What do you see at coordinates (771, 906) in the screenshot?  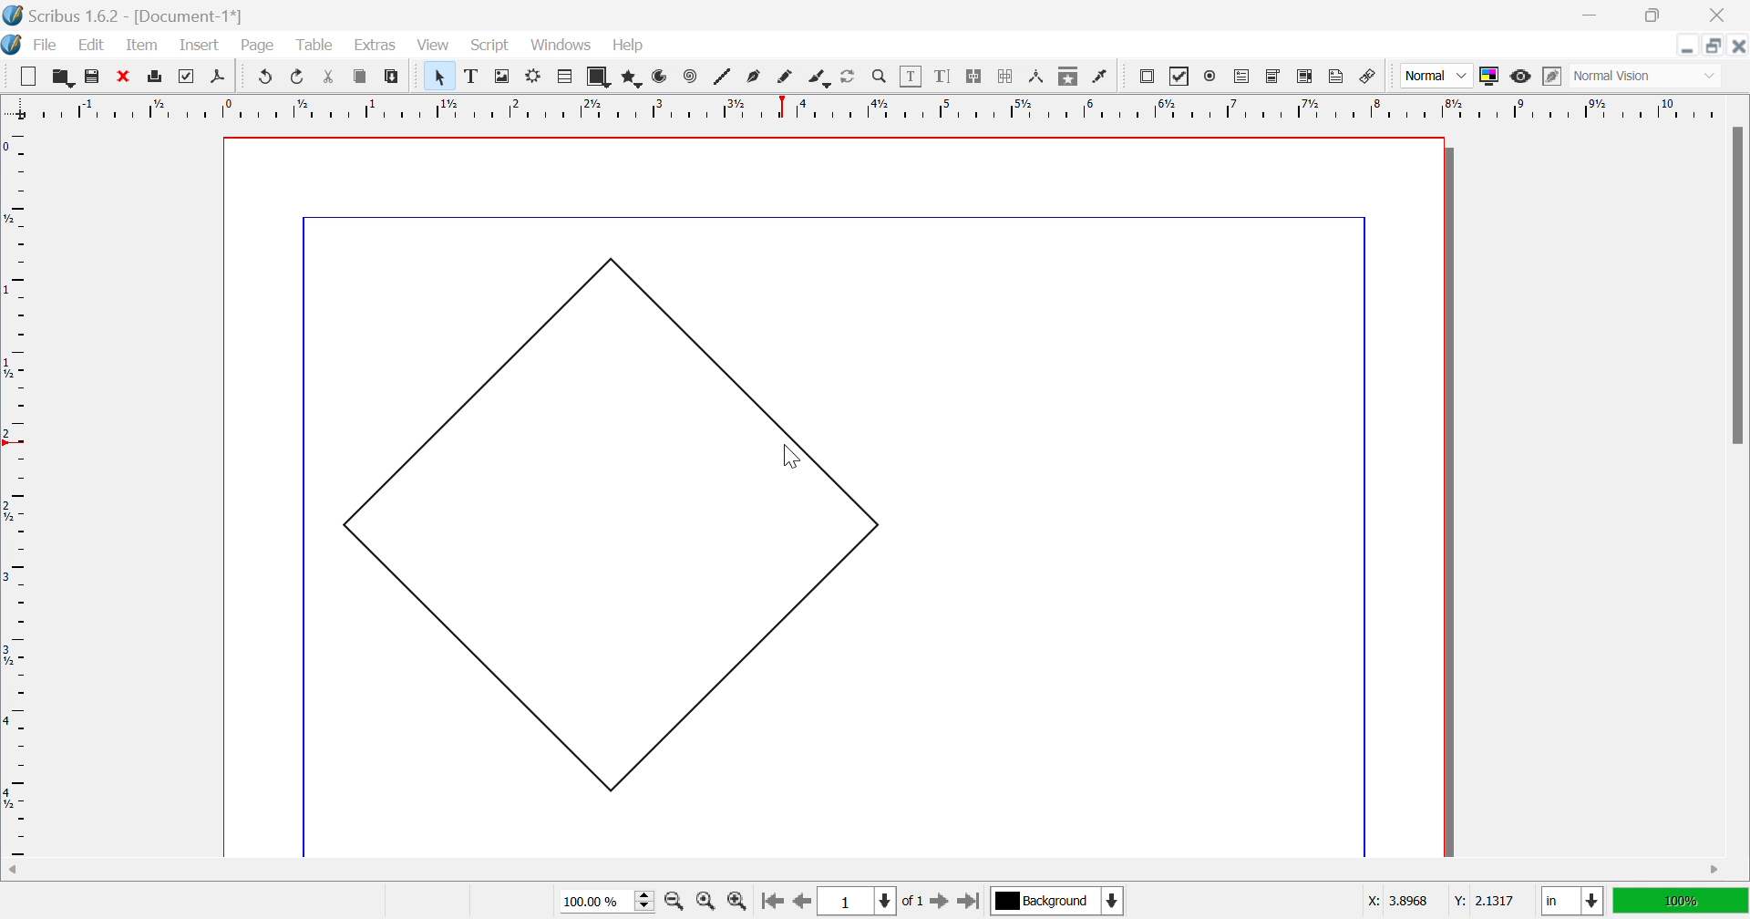 I see `Go to the first page` at bounding box center [771, 906].